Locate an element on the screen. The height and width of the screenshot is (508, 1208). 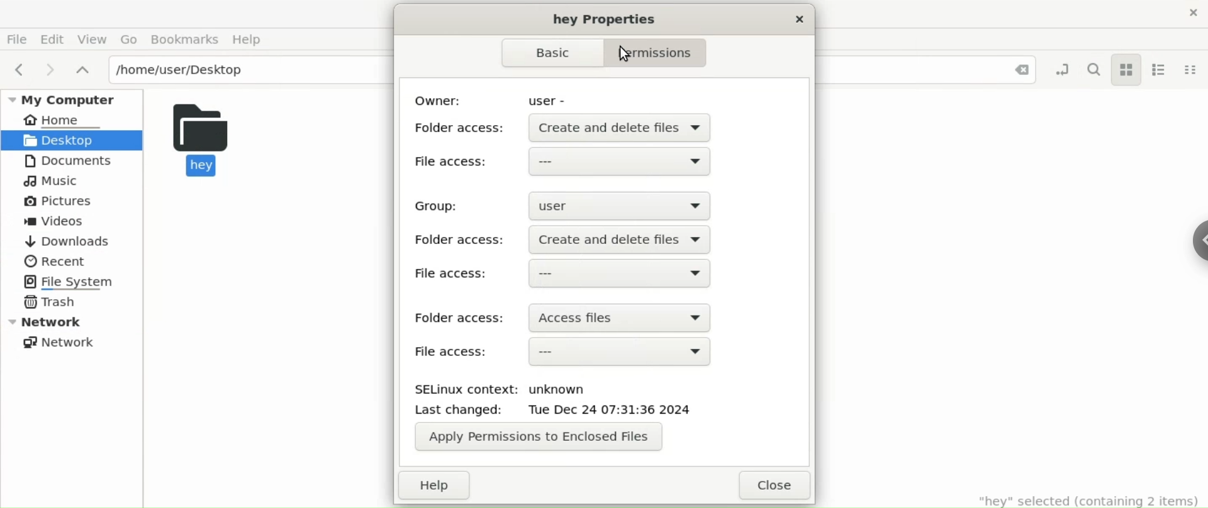
Network is located at coordinates (74, 323).